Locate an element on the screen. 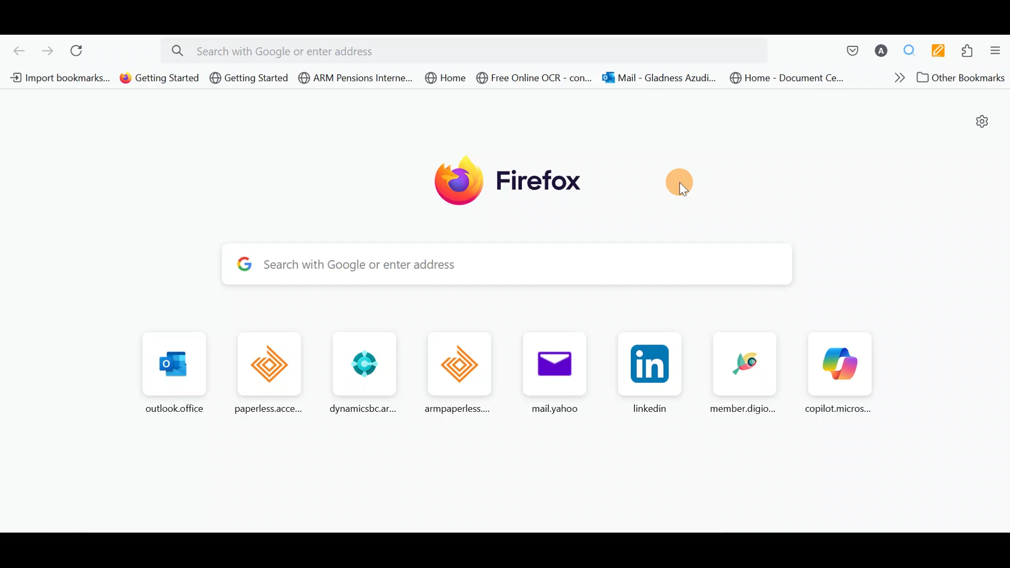 Image resolution: width=1010 pixels, height=568 pixels. Frequently browsed pages is located at coordinates (506, 372).